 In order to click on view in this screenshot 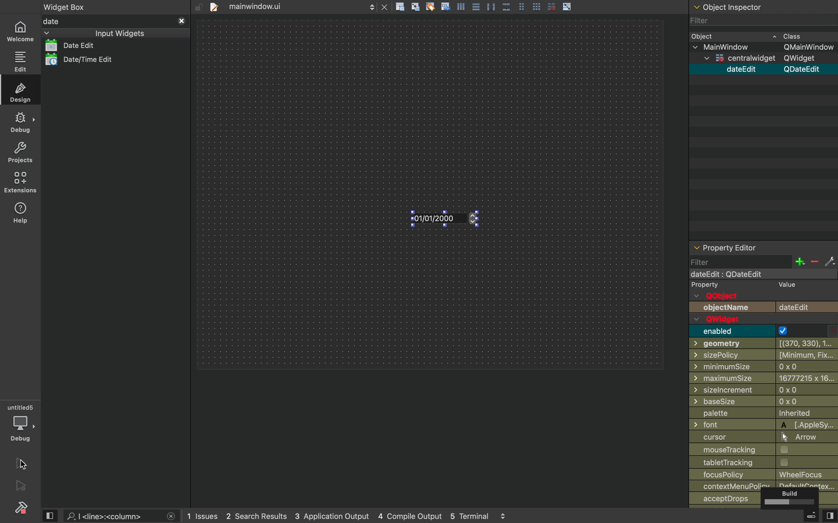, I will do `click(49, 515)`.